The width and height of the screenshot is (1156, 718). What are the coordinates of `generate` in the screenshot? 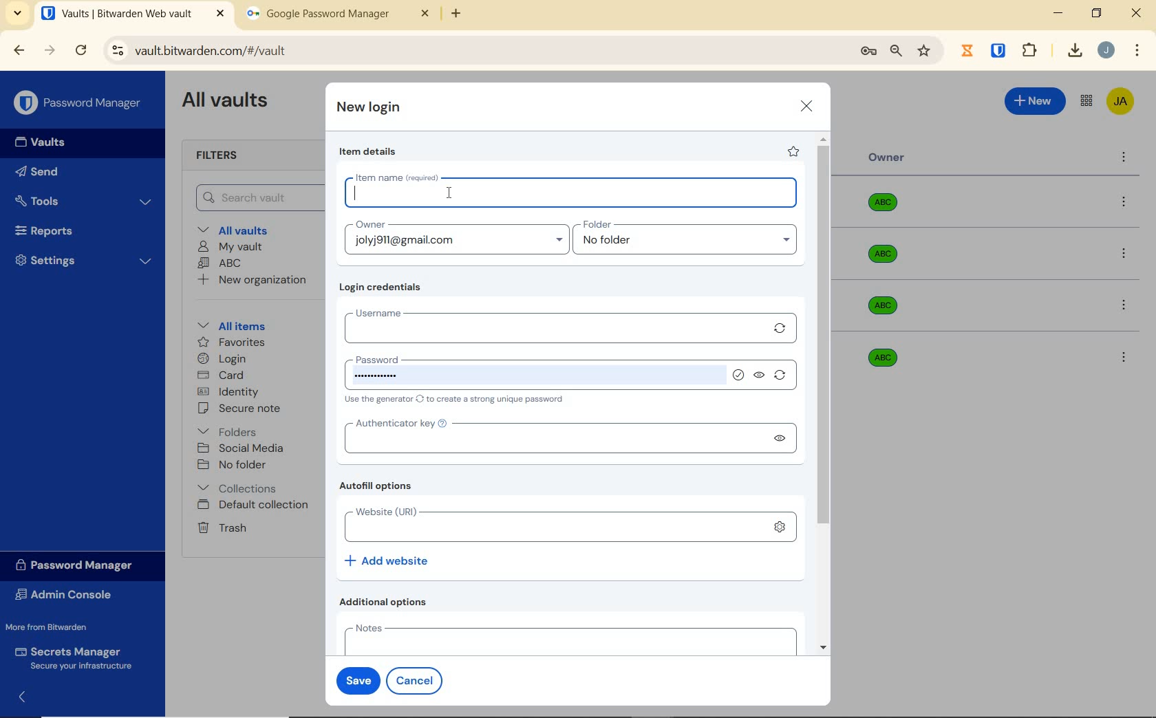 It's located at (783, 378).